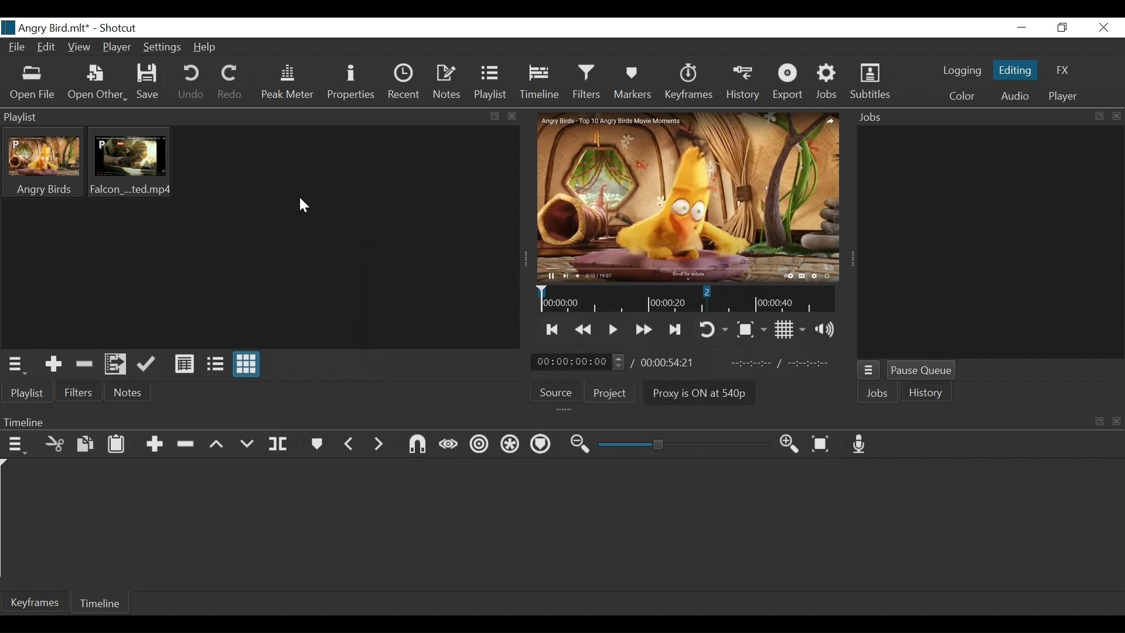 The height and width of the screenshot is (633, 1125). Describe the element at coordinates (352, 444) in the screenshot. I see `Previous marker` at that location.